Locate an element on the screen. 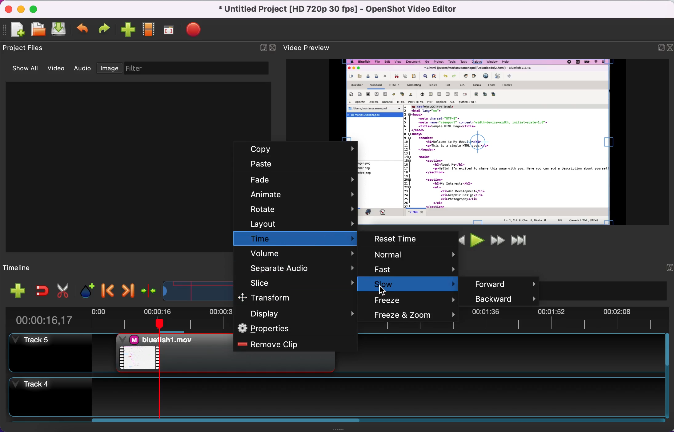 The image size is (674, 432). freeze and zoom is located at coordinates (415, 316).